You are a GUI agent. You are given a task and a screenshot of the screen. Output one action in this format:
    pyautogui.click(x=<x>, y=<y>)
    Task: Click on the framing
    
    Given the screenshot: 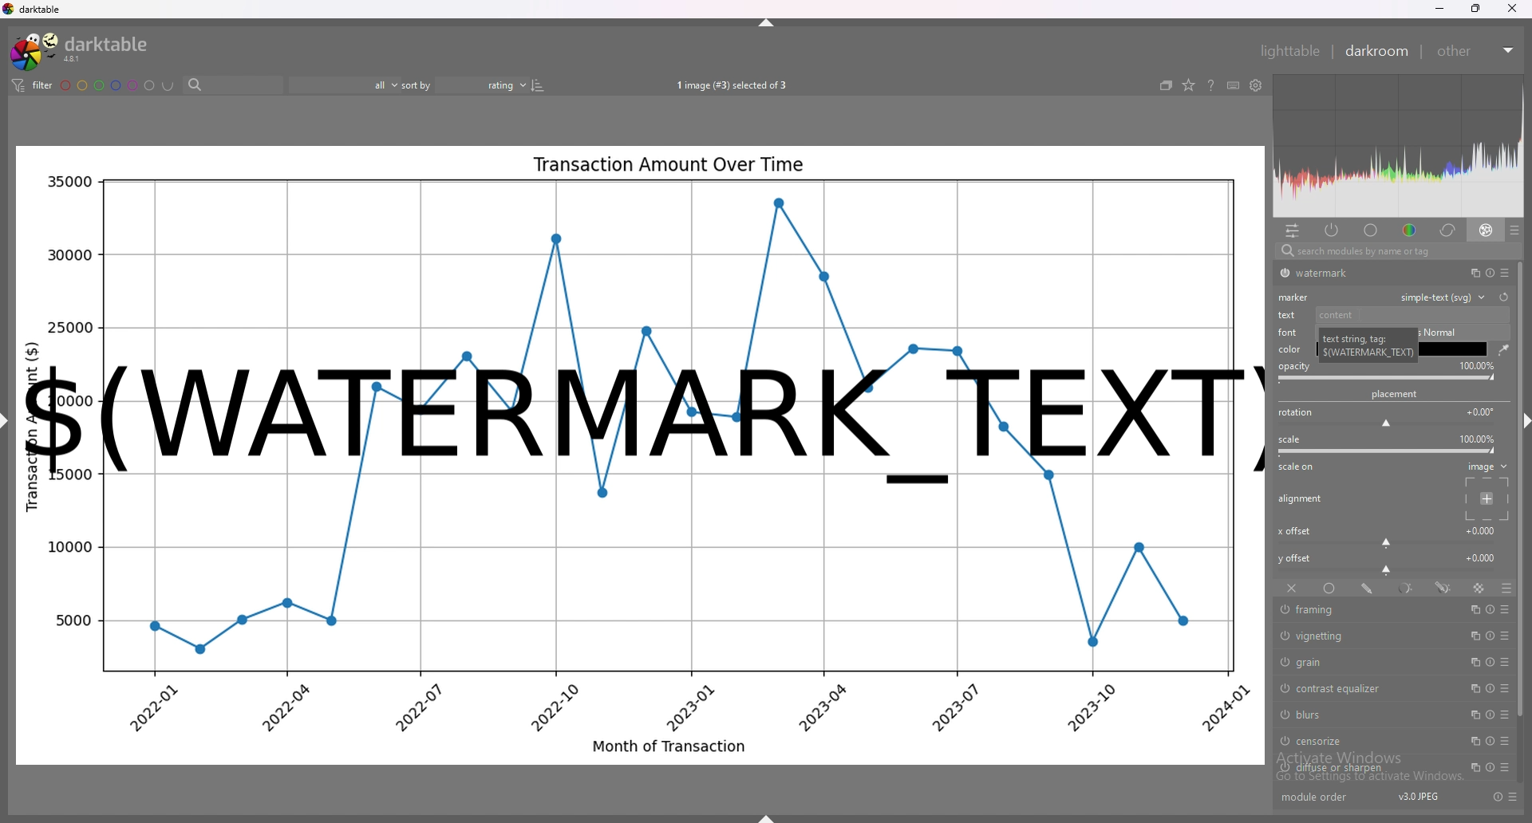 What is the action you would take?
    pyautogui.click(x=1364, y=610)
    